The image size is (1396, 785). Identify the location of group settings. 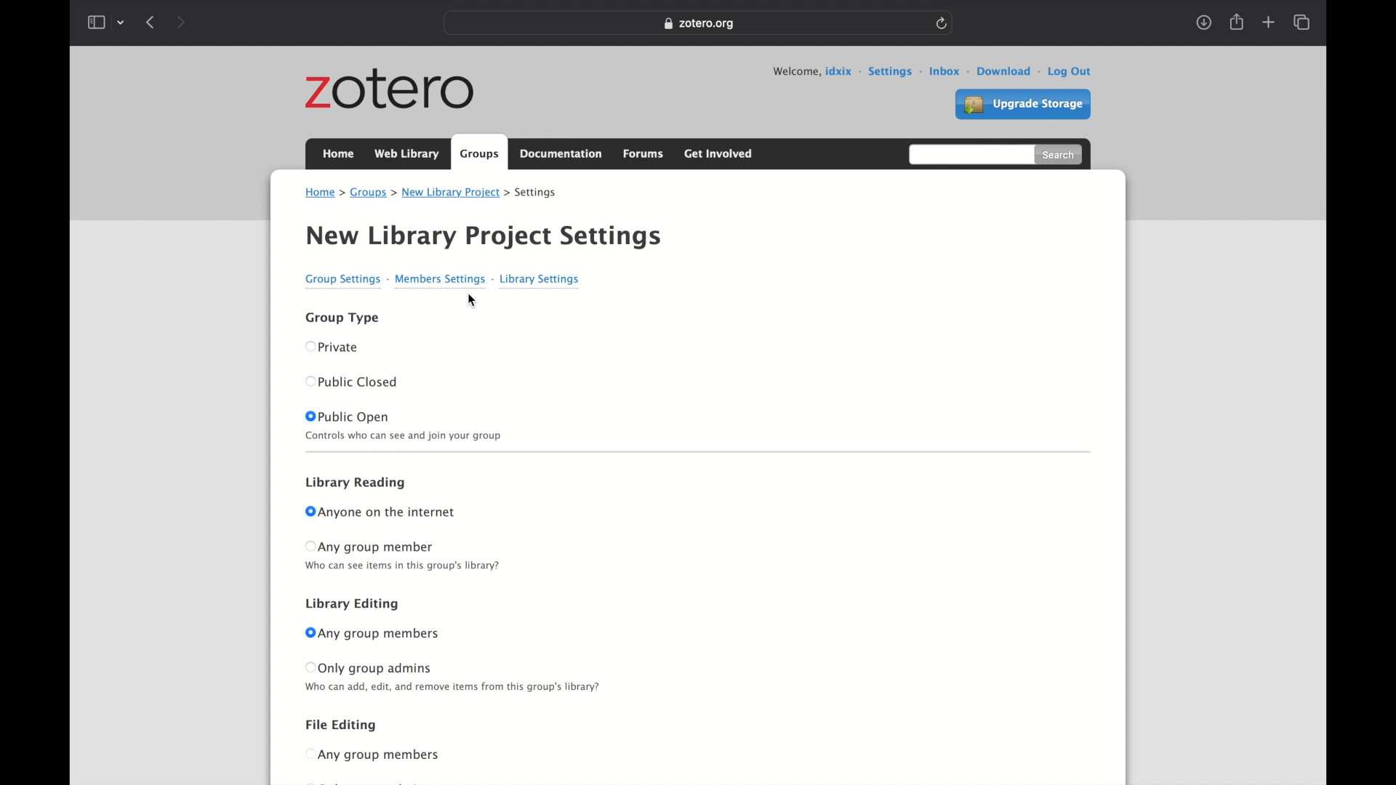
(345, 279).